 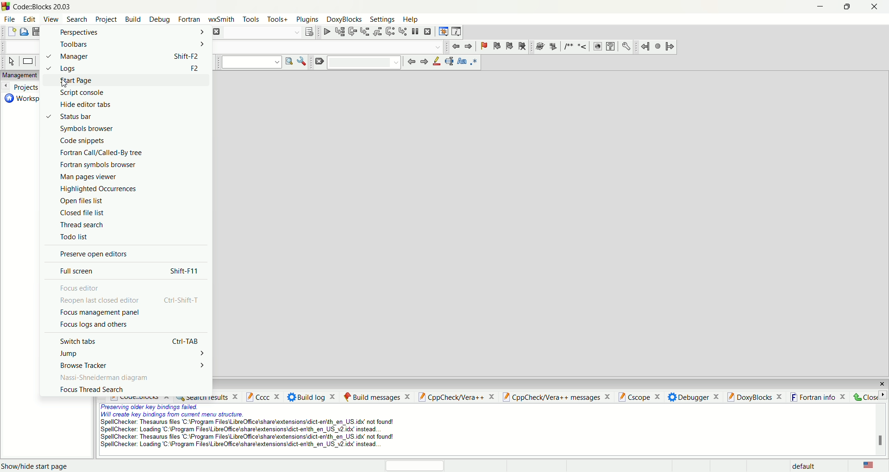 What do you see at coordinates (75, 19) in the screenshot?
I see `search` at bounding box center [75, 19].